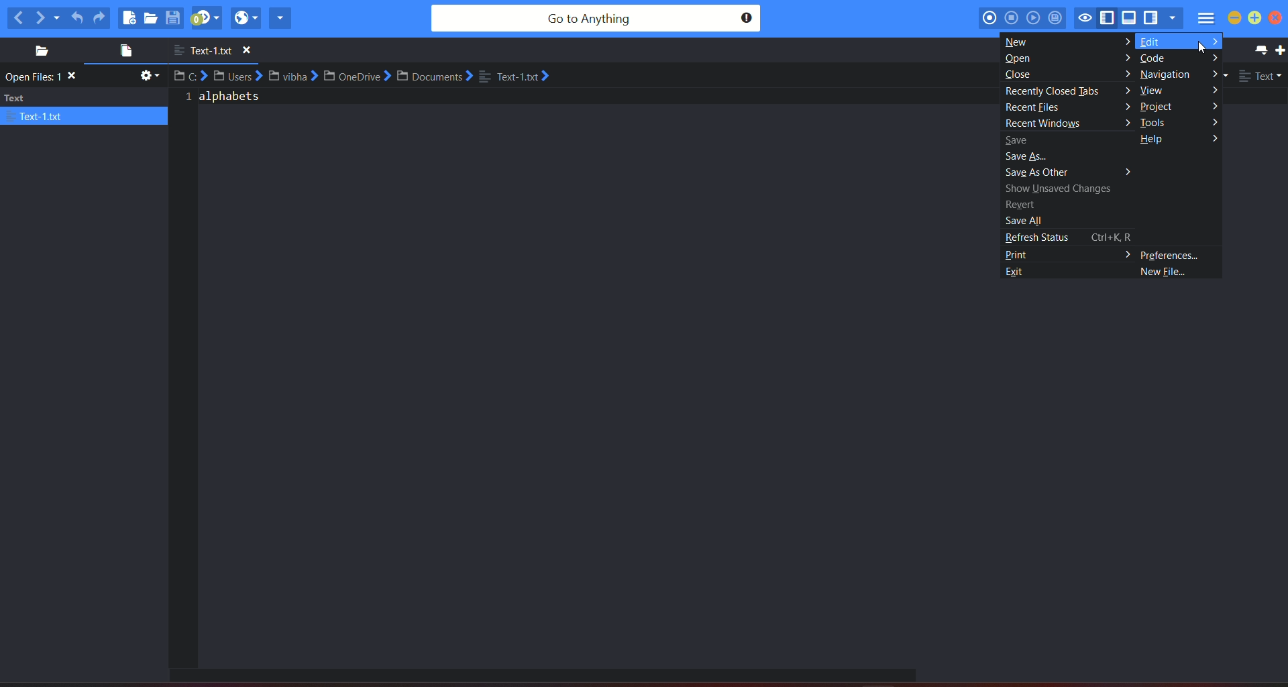 The height and width of the screenshot is (687, 1288). I want to click on More, so click(1119, 122).